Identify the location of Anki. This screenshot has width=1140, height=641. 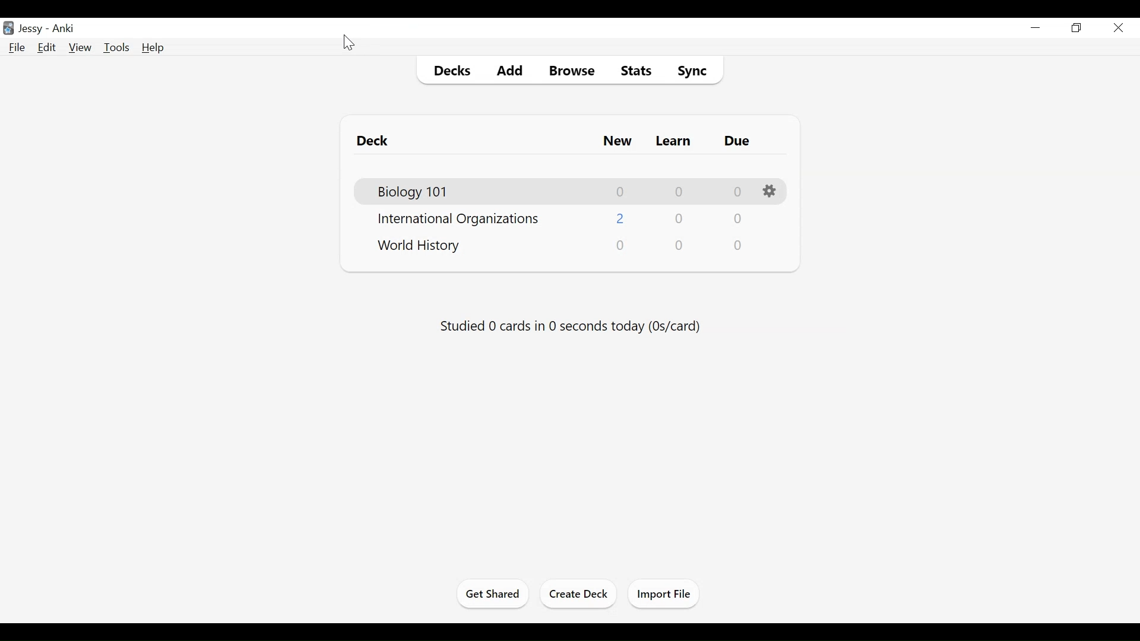
(65, 29).